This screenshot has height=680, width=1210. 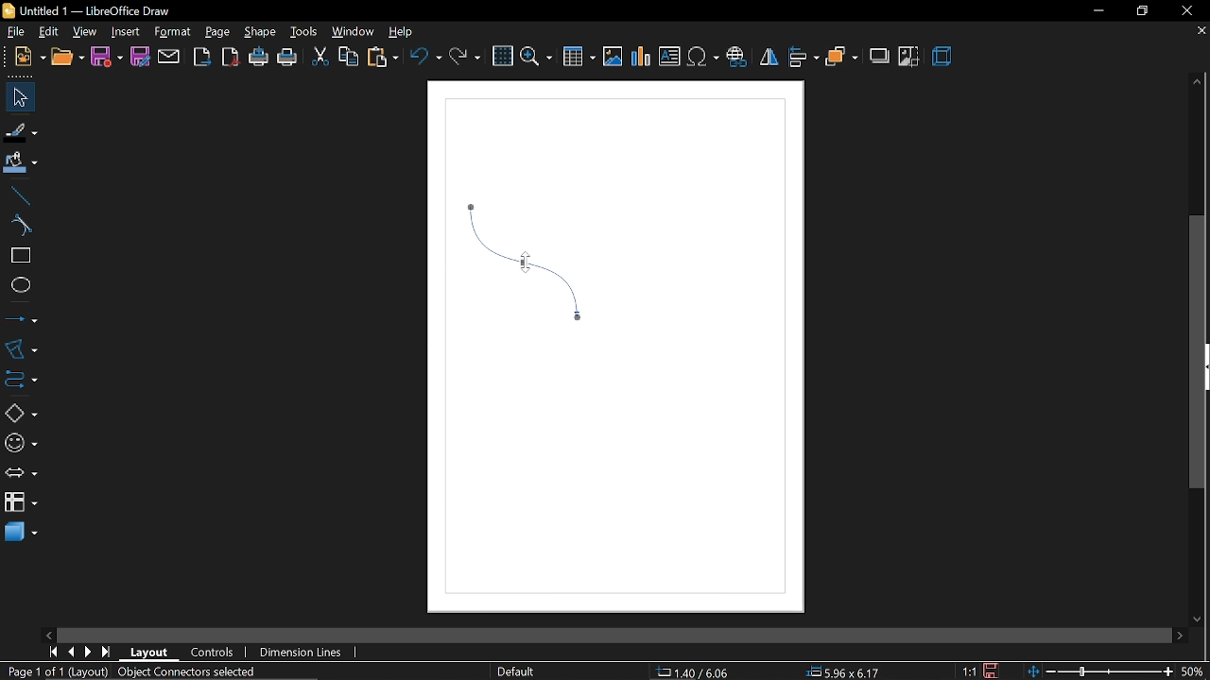 What do you see at coordinates (231, 59) in the screenshot?
I see `export as pdf` at bounding box center [231, 59].